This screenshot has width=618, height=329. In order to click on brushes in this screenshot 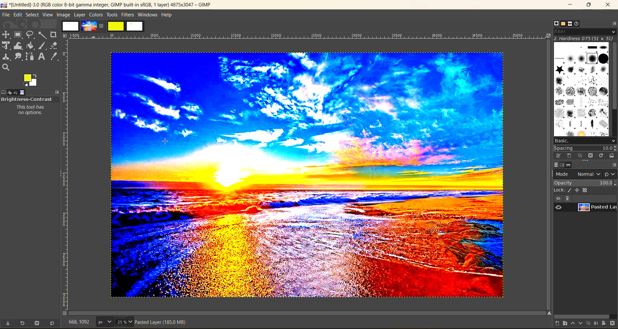, I will do `click(582, 89)`.